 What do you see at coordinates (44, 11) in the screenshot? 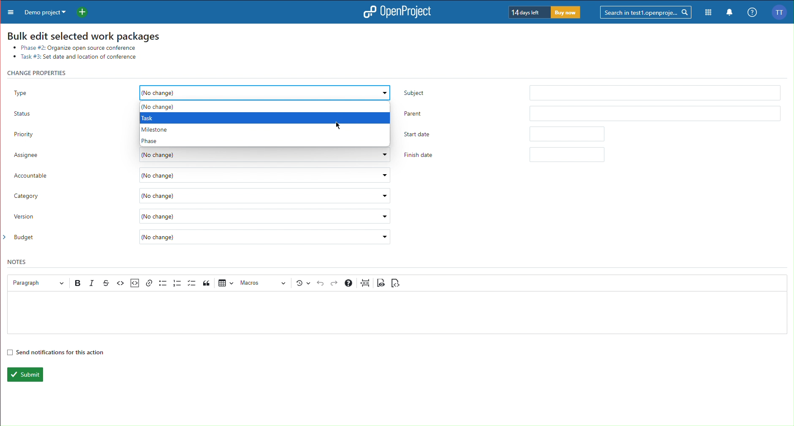
I see `Demo project` at bounding box center [44, 11].